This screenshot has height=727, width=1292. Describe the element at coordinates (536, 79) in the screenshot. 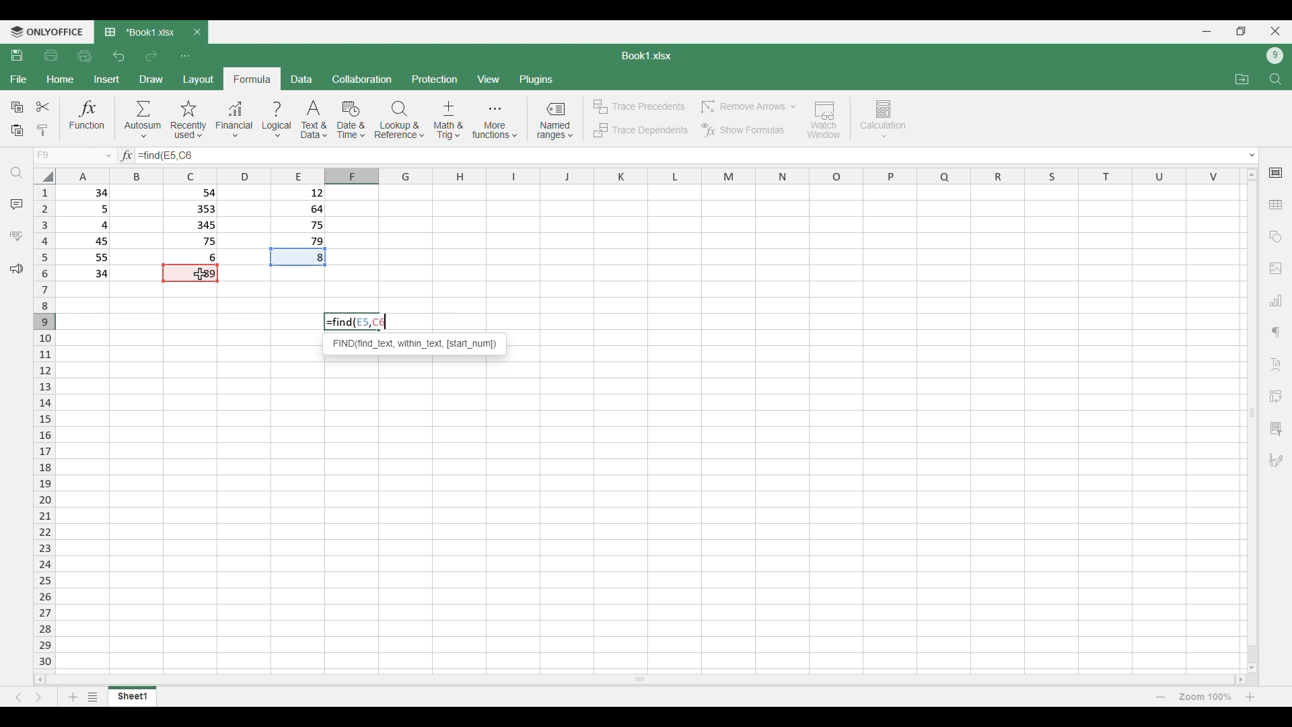

I see `Plugins menu` at that location.